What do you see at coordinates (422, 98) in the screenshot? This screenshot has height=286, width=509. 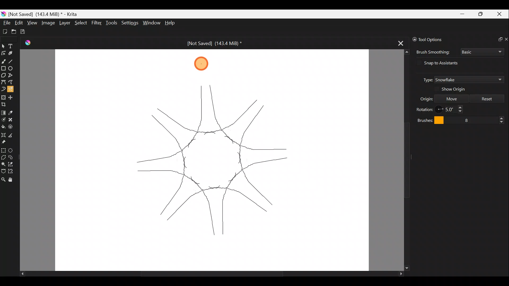 I see `Origin` at bounding box center [422, 98].